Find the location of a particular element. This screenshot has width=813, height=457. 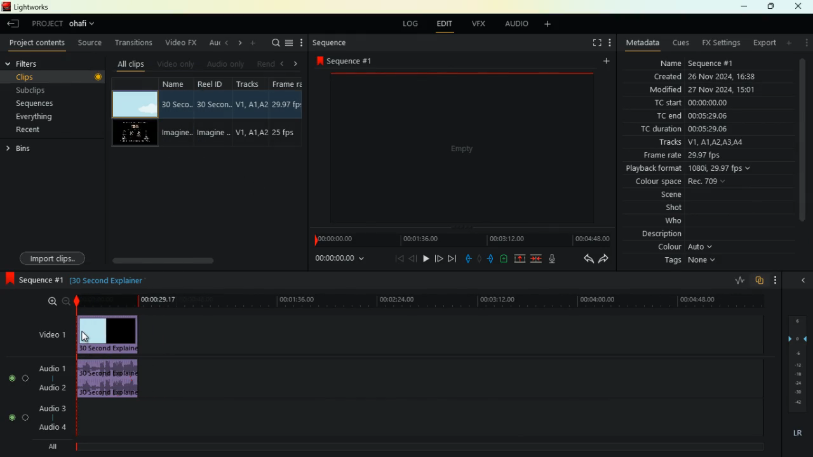

sequence is located at coordinates (348, 62).